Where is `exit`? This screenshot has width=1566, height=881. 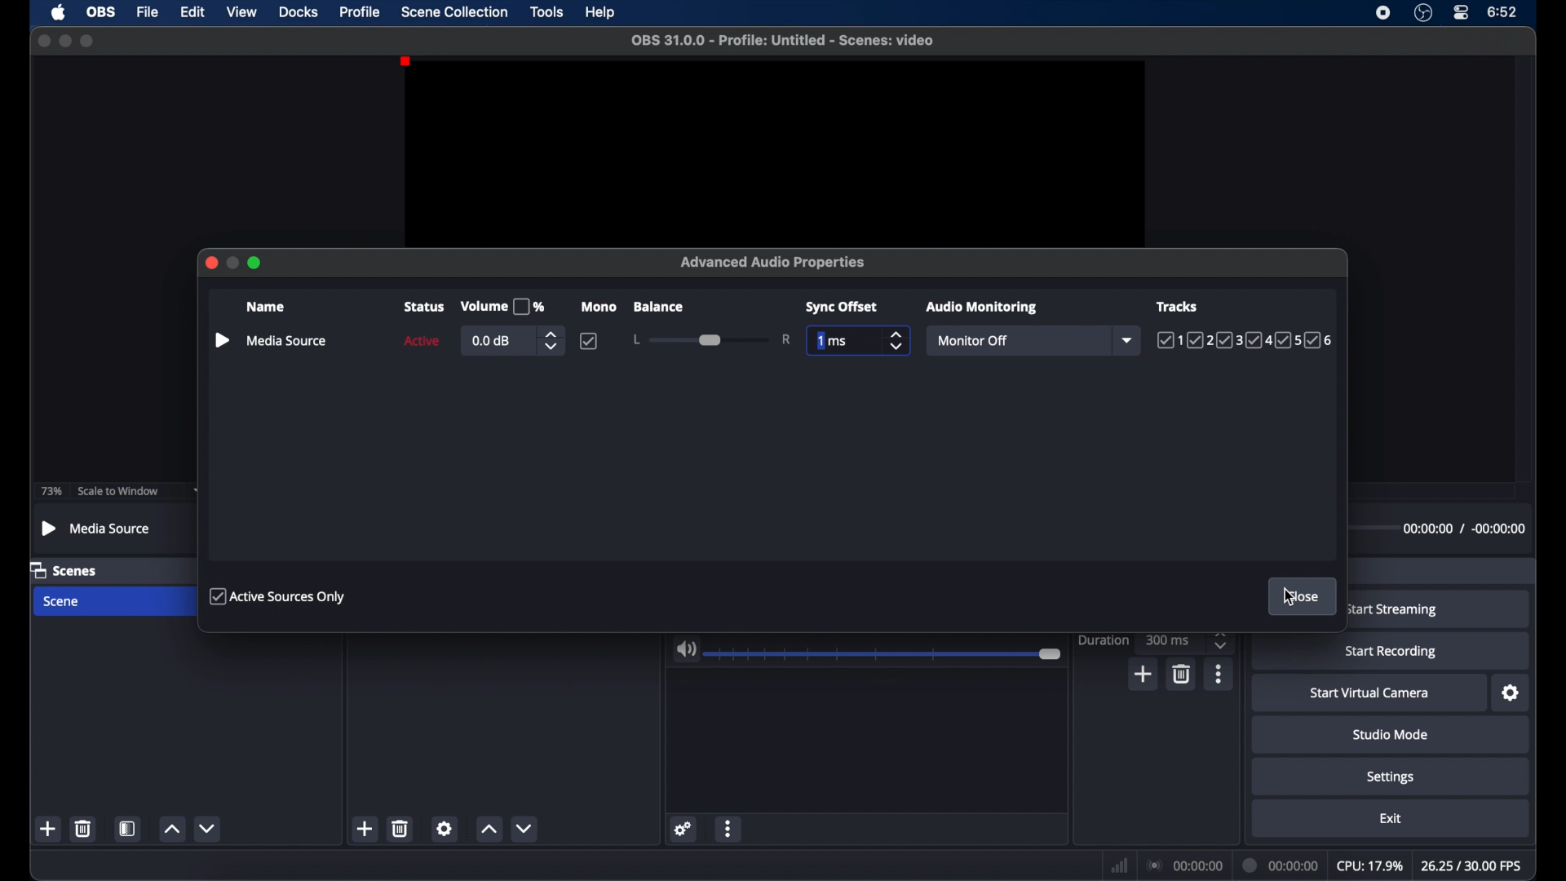
exit is located at coordinates (1391, 820).